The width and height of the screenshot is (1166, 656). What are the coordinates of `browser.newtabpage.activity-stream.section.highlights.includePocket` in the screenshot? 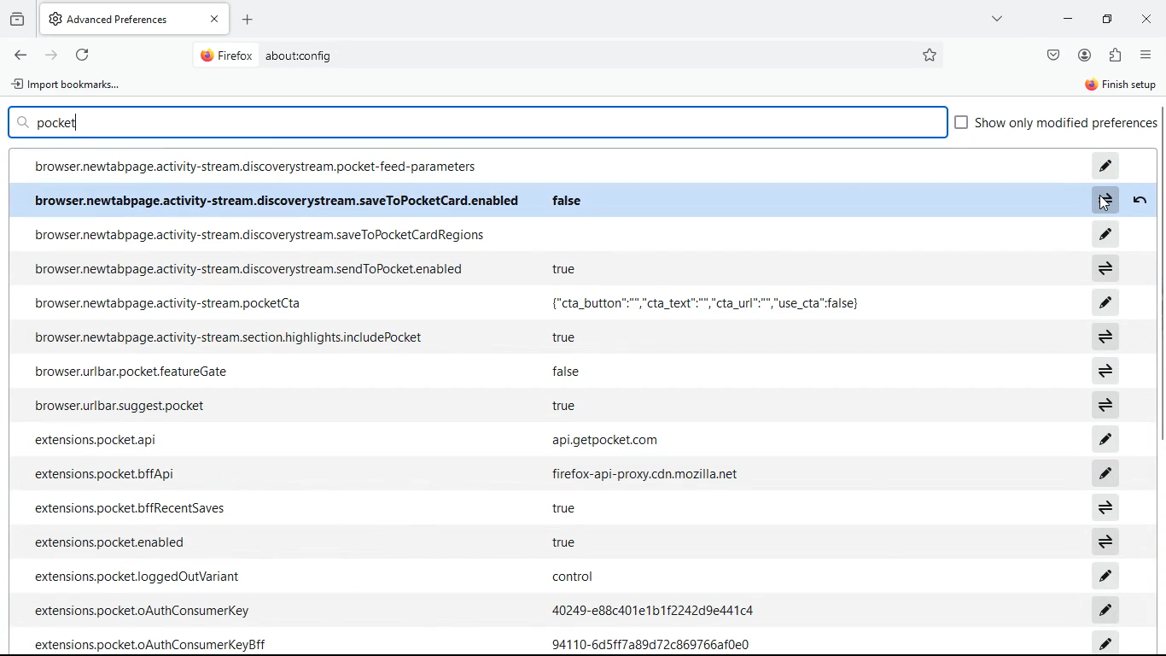 It's located at (225, 335).